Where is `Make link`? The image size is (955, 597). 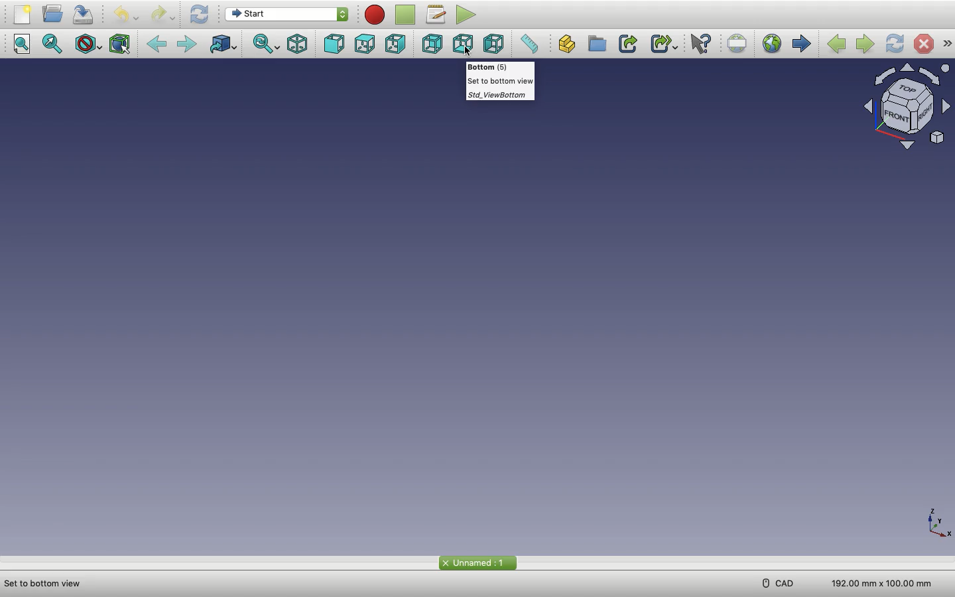
Make link is located at coordinates (627, 44).